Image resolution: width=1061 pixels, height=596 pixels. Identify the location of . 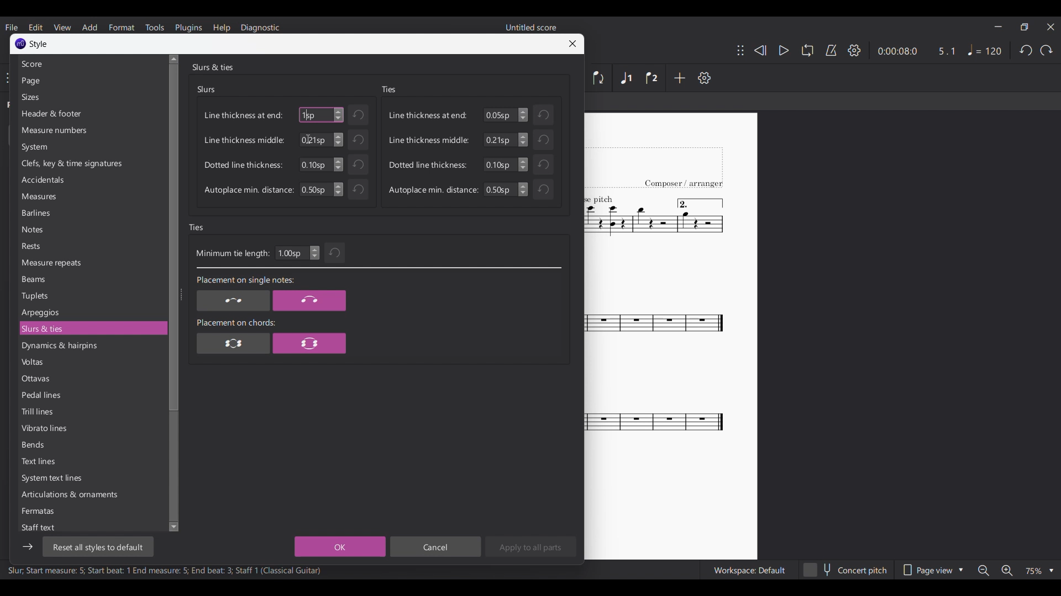
(314, 189).